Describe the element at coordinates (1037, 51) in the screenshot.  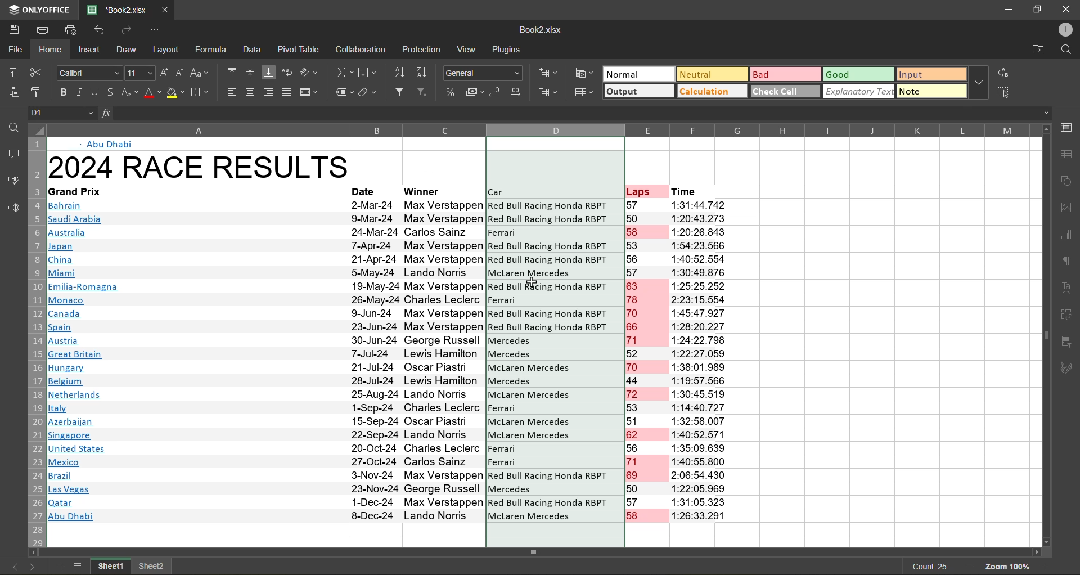
I see `open location` at that location.